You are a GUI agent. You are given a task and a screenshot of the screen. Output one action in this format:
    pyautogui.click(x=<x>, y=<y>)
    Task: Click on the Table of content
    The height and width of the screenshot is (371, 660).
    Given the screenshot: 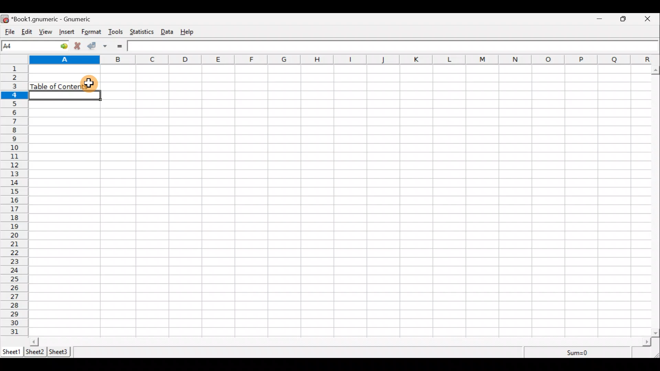 What is the action you would take?
    pyautogui.click(x=53, y=86)
    